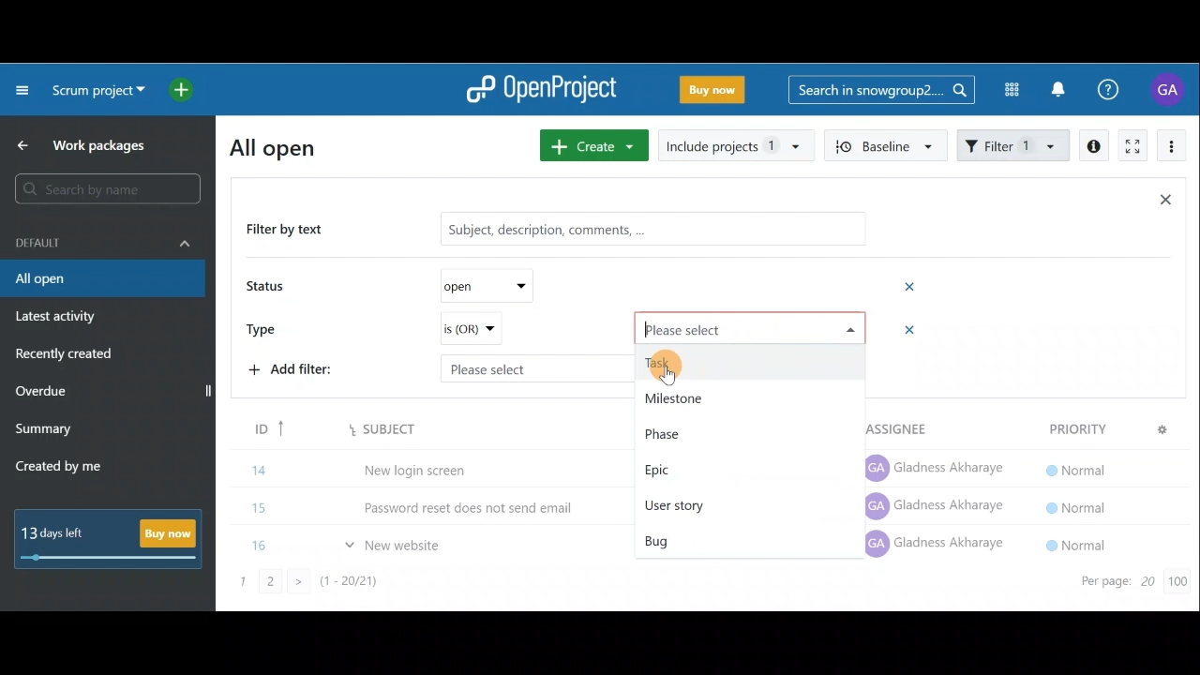 The image size is (1200, 675). Describe the element at coordinates (716, 93) in the screenshot. I see `Buy now` at that location.